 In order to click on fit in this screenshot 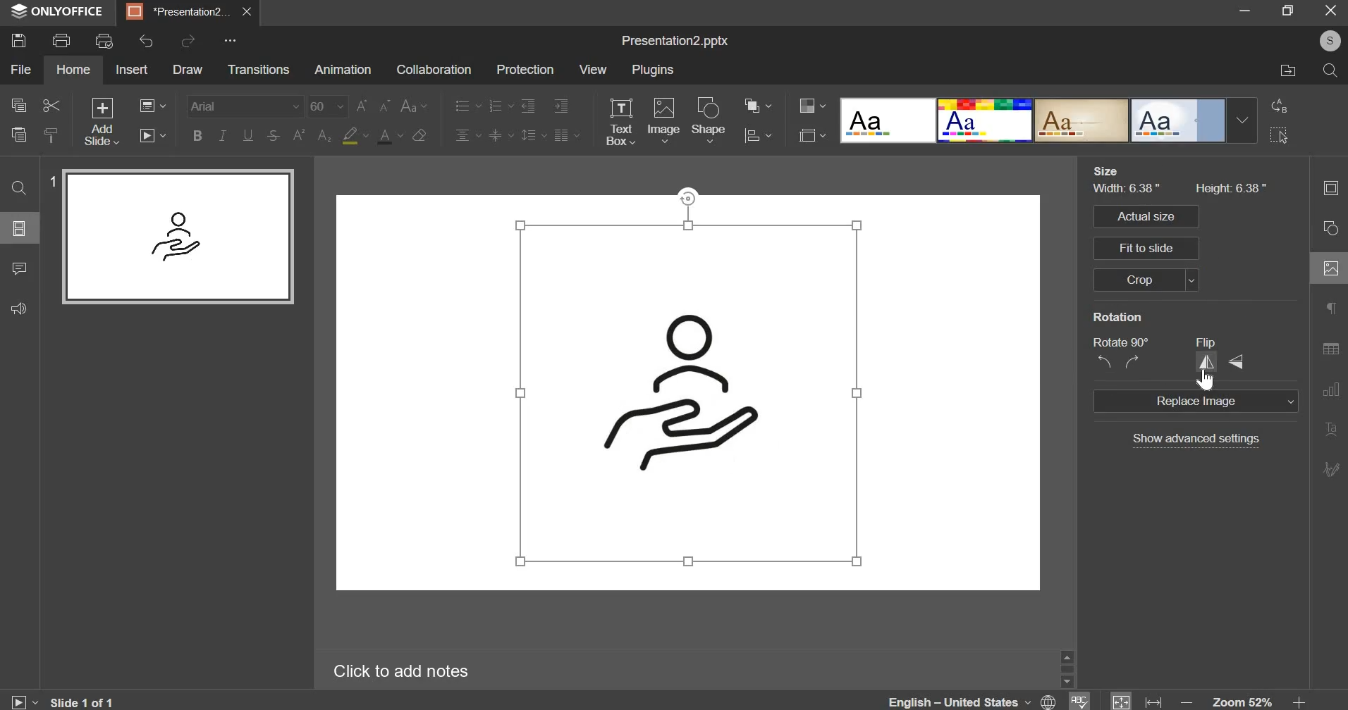, I will do `click(1137, 700)`.